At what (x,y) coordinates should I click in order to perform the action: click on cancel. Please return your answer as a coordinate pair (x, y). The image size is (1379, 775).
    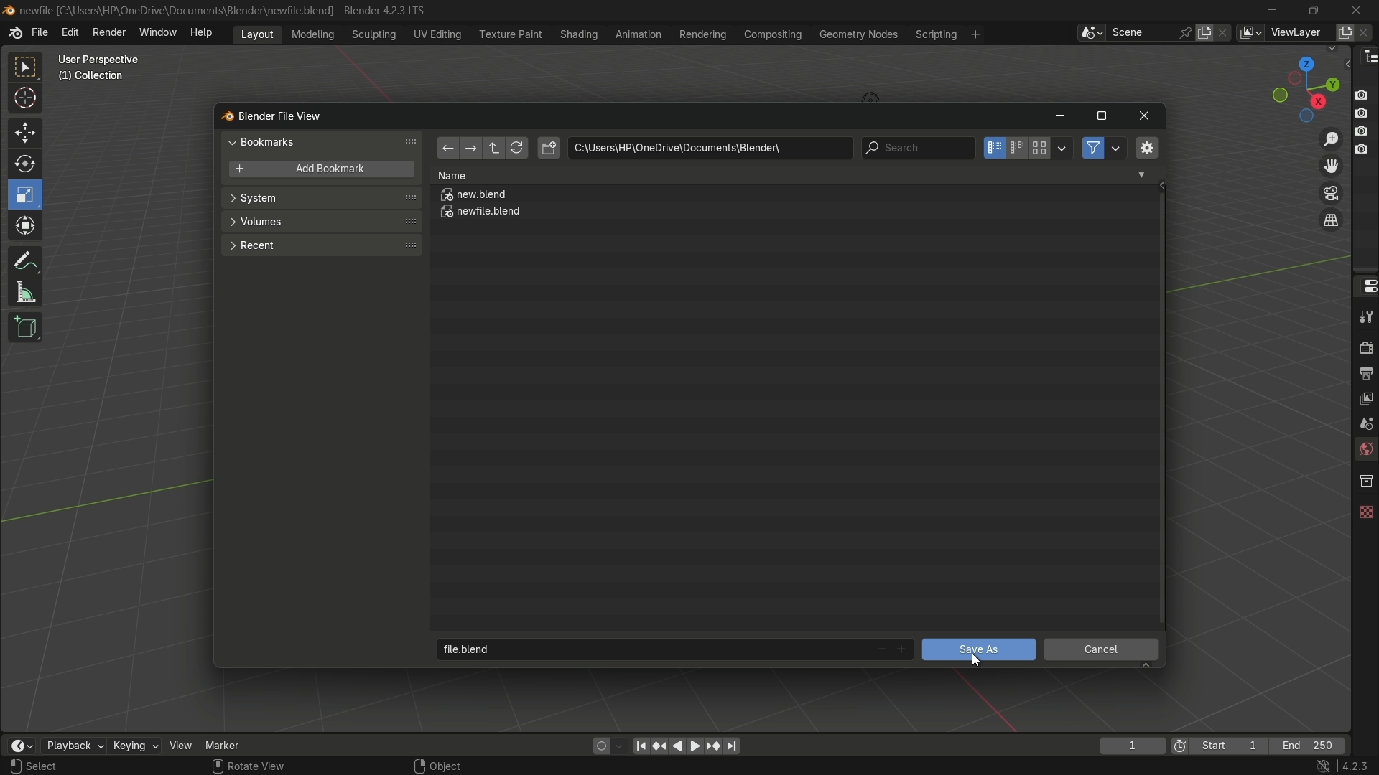
    Looking at the image, I should click on (1102, 652).